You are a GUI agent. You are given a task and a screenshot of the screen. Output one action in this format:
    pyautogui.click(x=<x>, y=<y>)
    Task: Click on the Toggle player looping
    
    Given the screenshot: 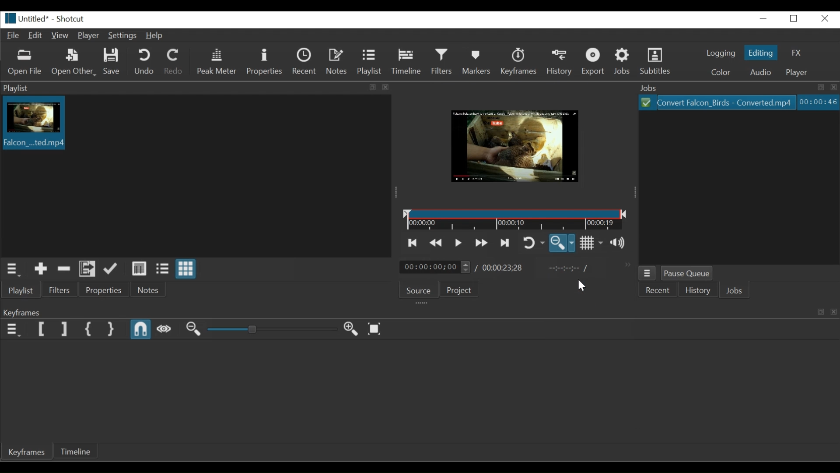 What is the action you would take?
    pyautogui.click(x=532, y=243)
    